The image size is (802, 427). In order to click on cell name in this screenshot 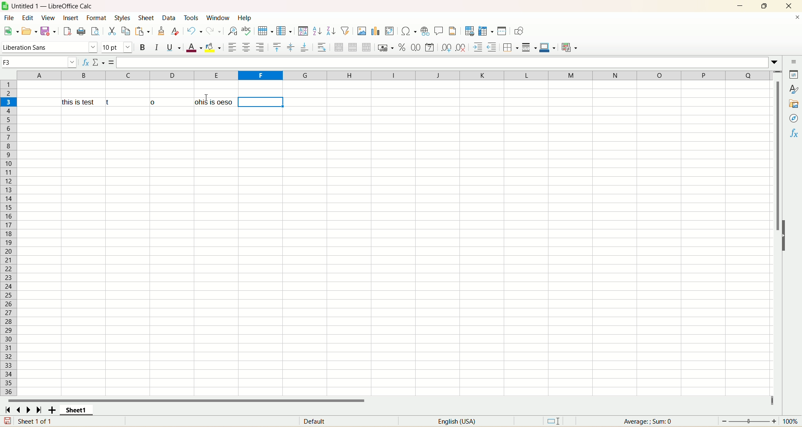, I will do `click(39, 63)`.